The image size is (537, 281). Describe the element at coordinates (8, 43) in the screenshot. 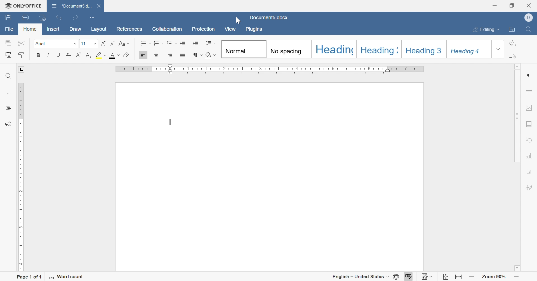

I see `copy` at that location.